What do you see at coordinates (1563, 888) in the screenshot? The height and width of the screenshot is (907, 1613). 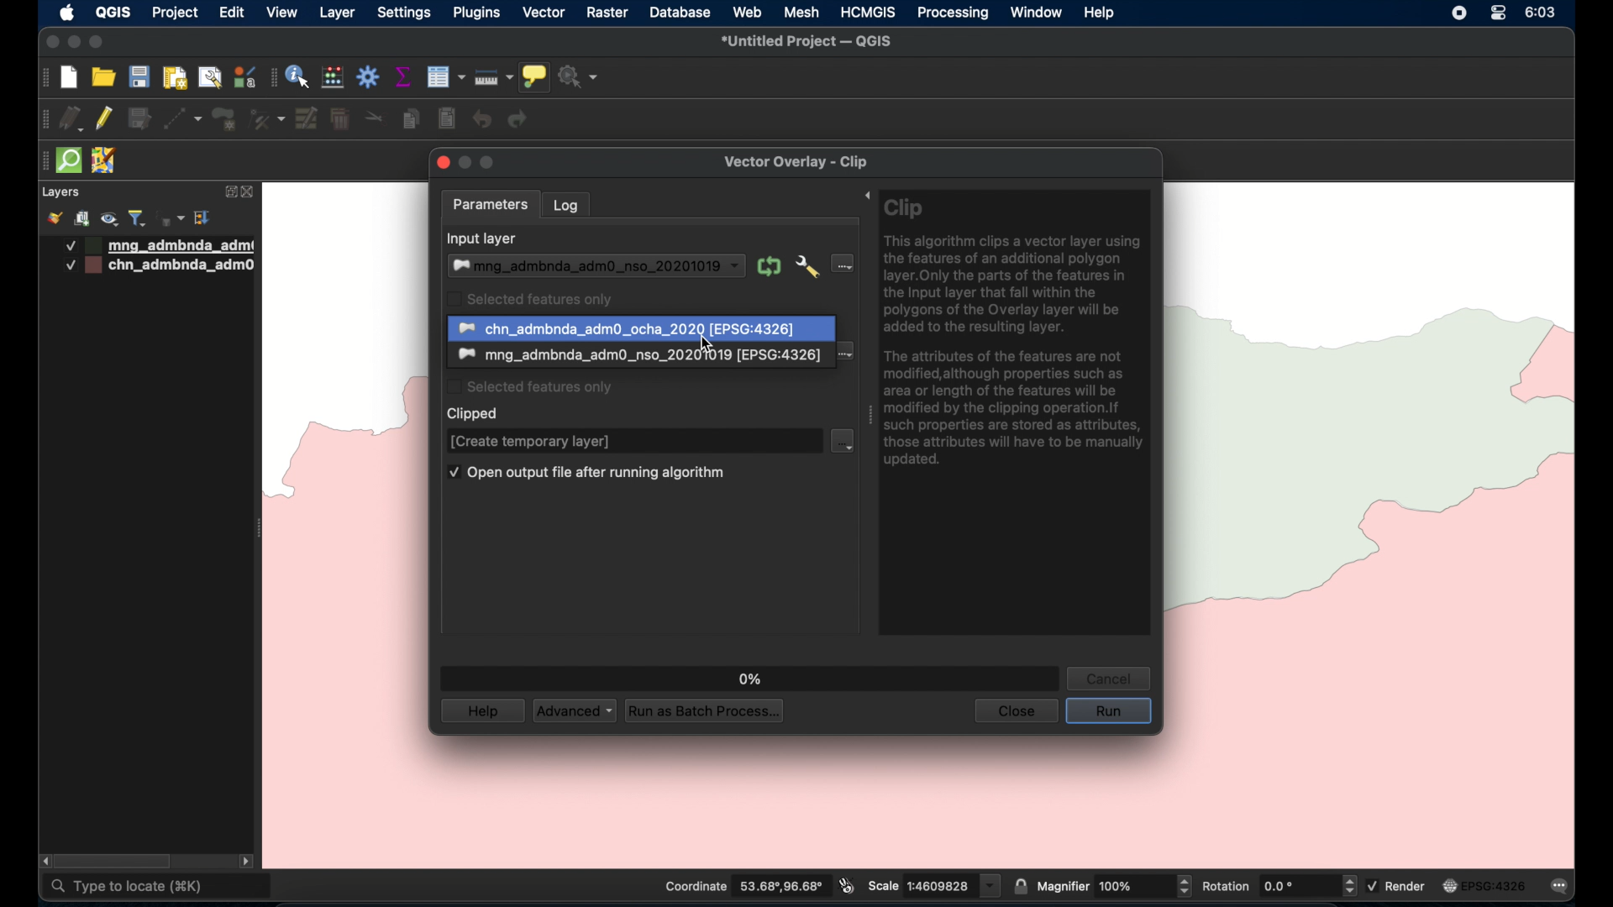 I see `messages` at bounding box center [1563, 888].